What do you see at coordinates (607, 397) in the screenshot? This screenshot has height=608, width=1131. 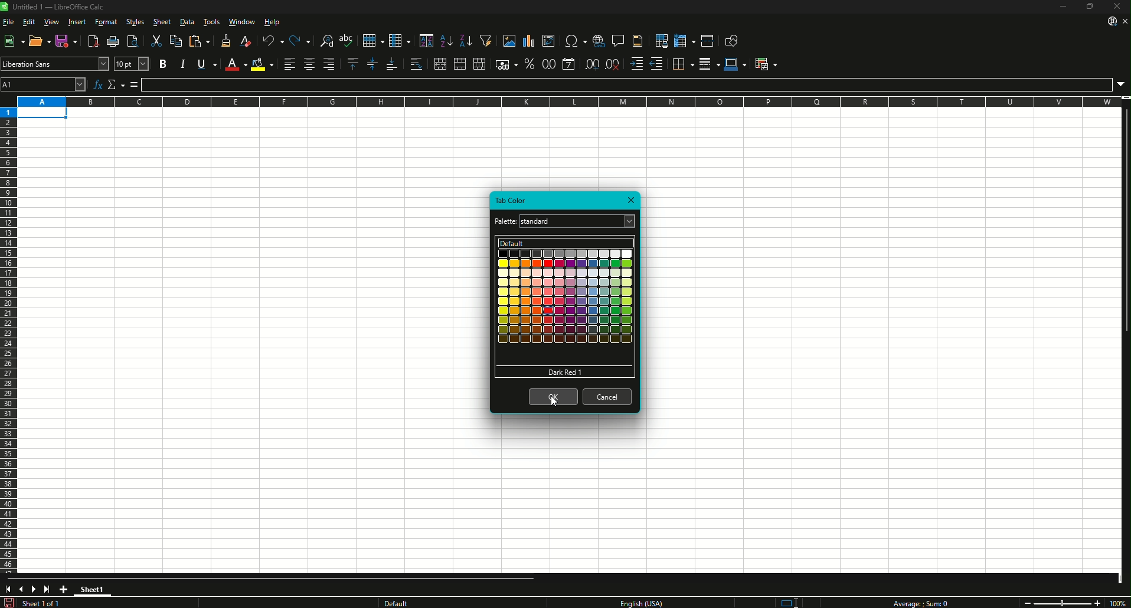 I see `Cancel` at bounding box center [607, 397].